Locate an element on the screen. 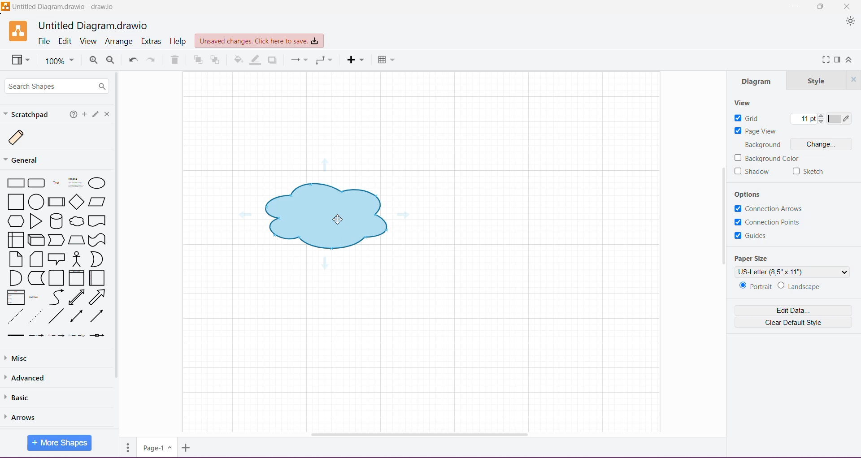 Image resolution: width=861 pixels, height=458 pixels. 100% is located at coordinates (60, 61).